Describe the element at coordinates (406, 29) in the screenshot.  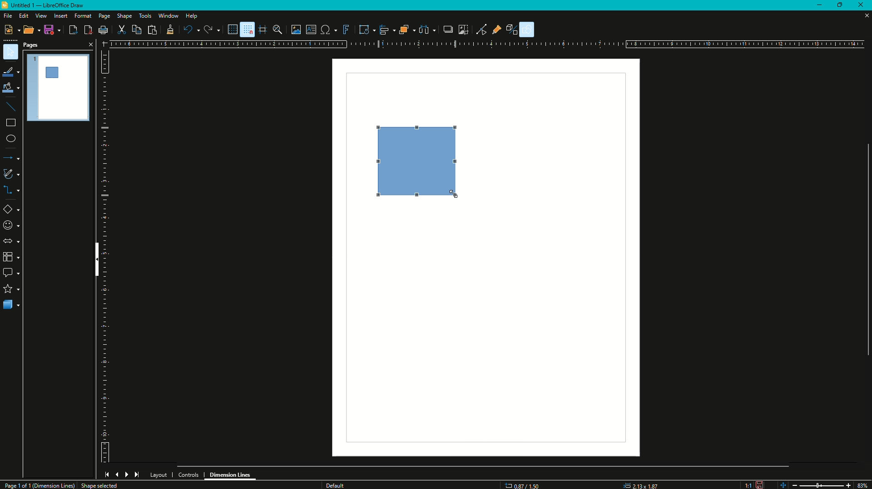
I see `Arrange` at that location.